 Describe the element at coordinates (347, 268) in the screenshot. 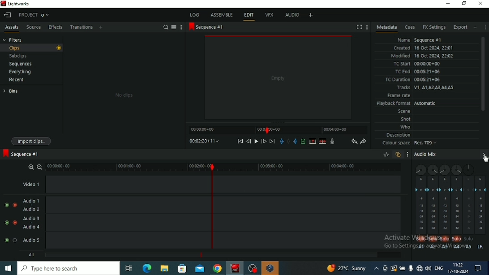

I see `Temperature` at that location.